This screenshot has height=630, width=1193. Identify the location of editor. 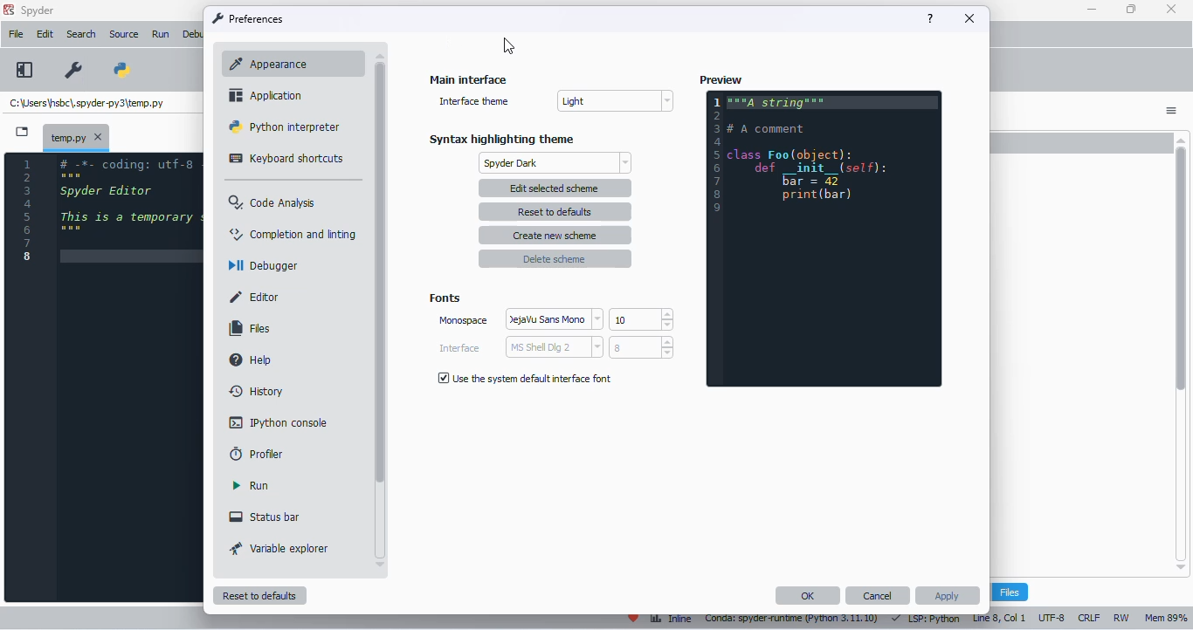
(254, 297).